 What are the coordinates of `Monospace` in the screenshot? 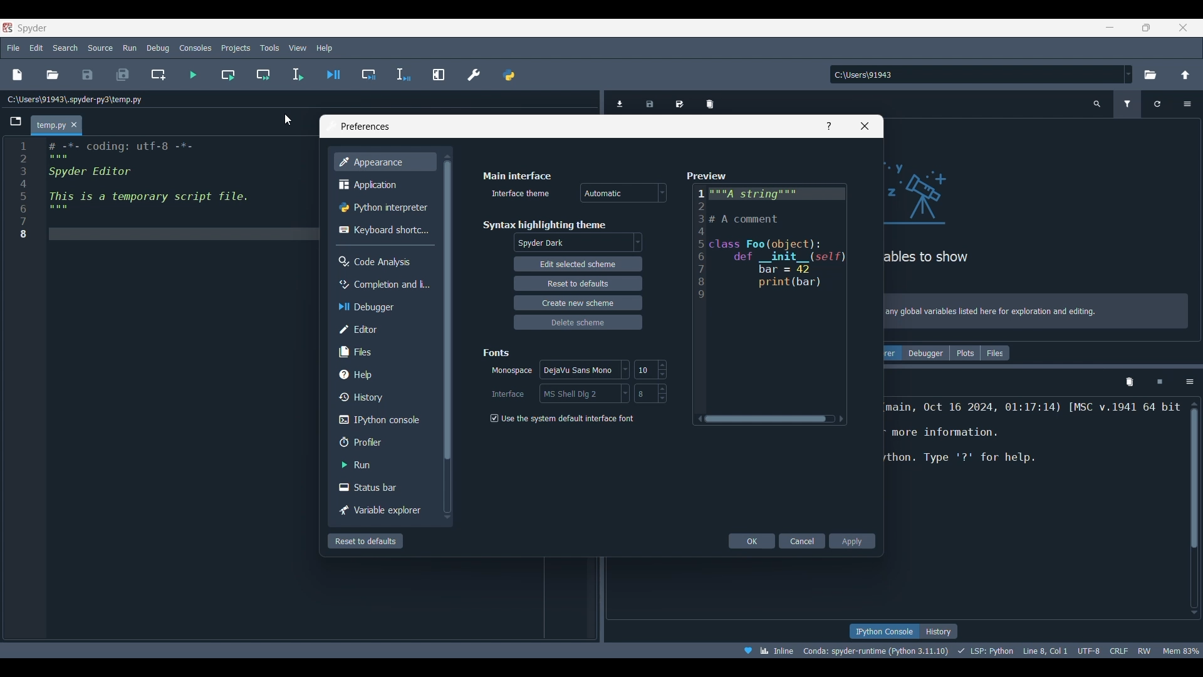 It's located at (511, 370).